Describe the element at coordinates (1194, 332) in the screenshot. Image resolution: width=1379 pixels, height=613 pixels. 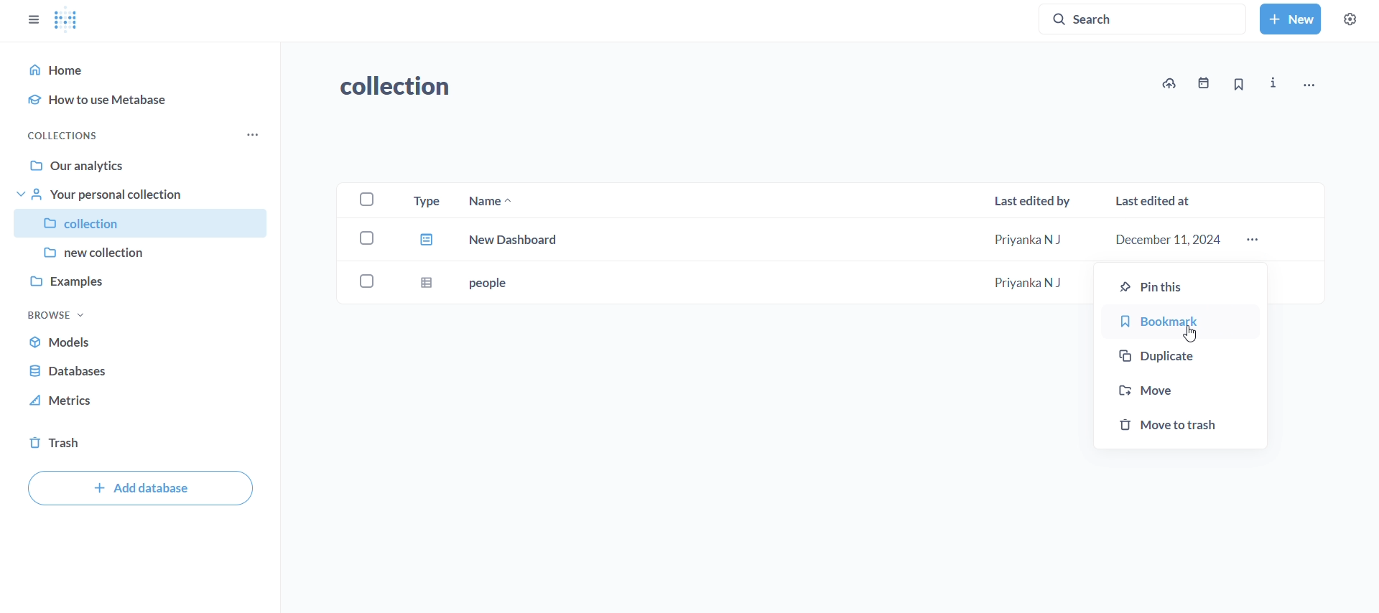
I see `cursor` at that location.